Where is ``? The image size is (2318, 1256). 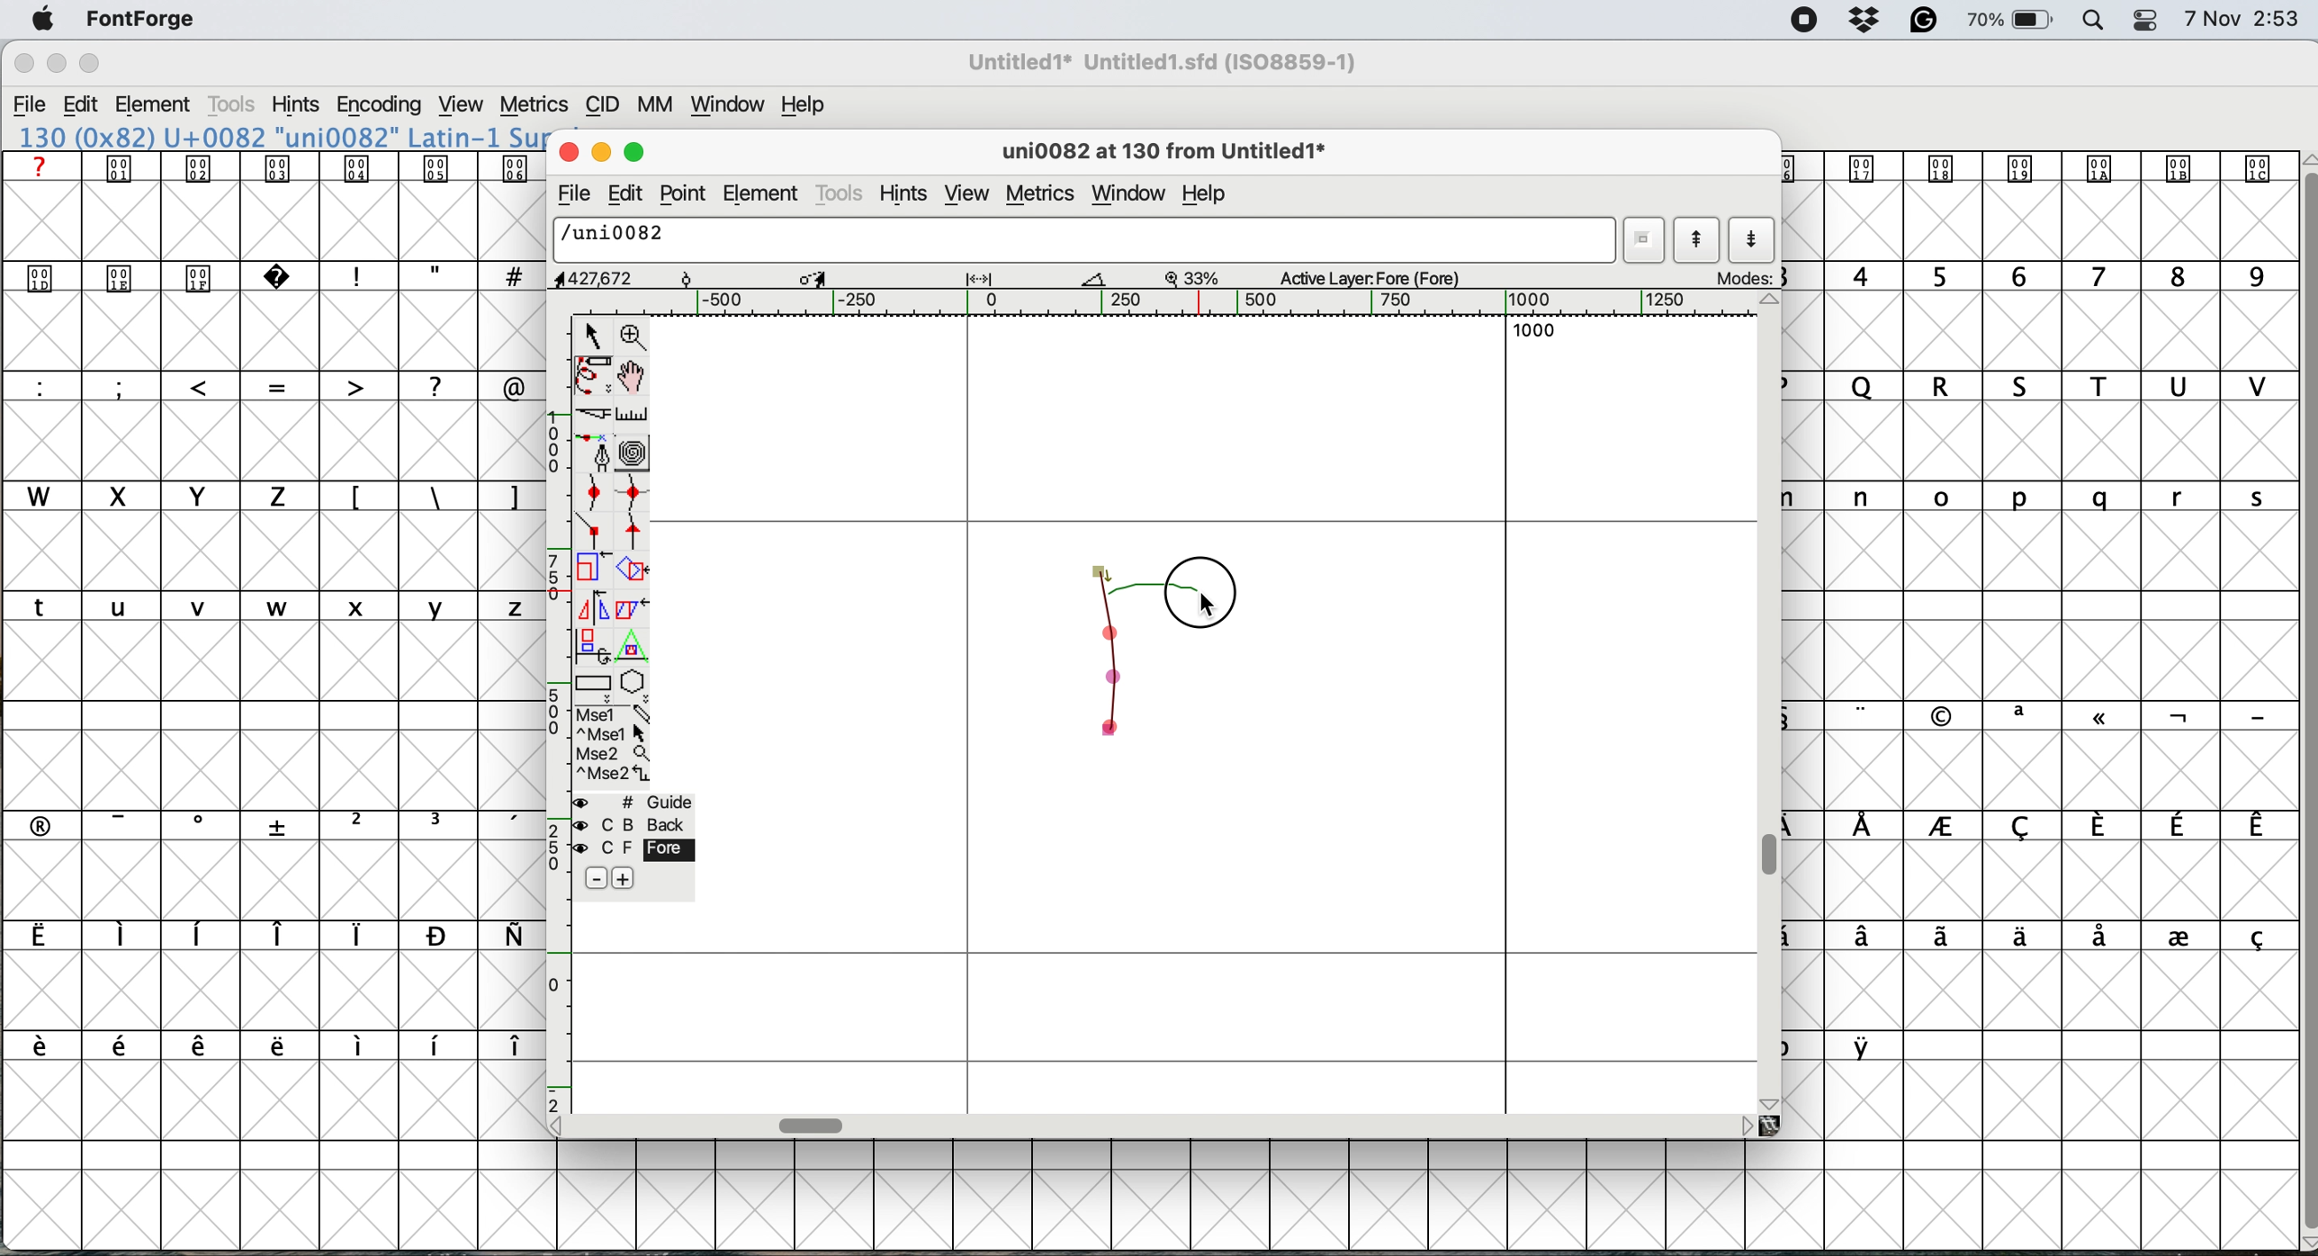
 is located at coordinates (92, 40).